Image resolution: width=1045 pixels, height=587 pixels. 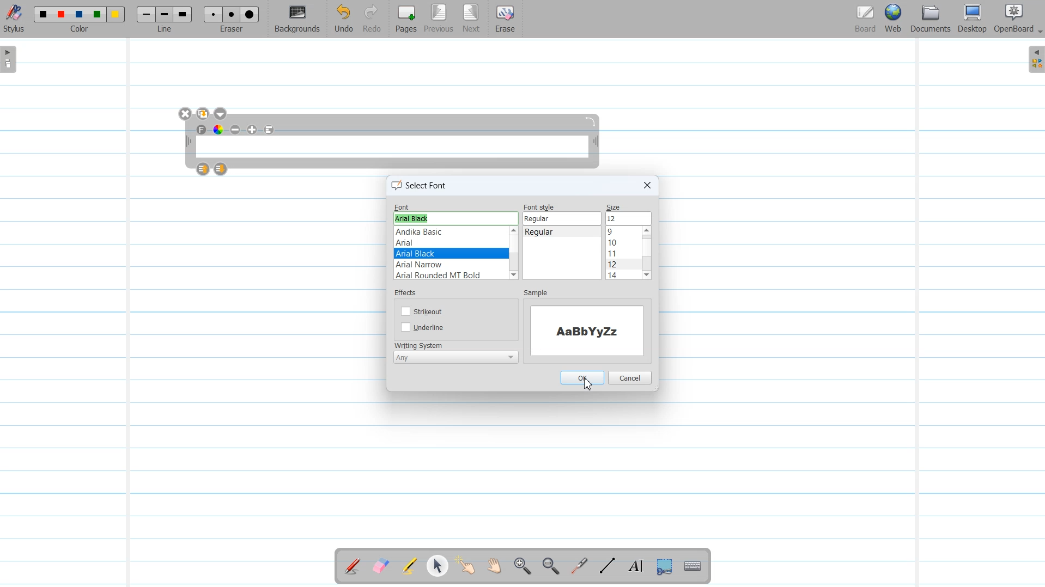 I want to click on Adjust width of text tool, so click(x=596, y=143).